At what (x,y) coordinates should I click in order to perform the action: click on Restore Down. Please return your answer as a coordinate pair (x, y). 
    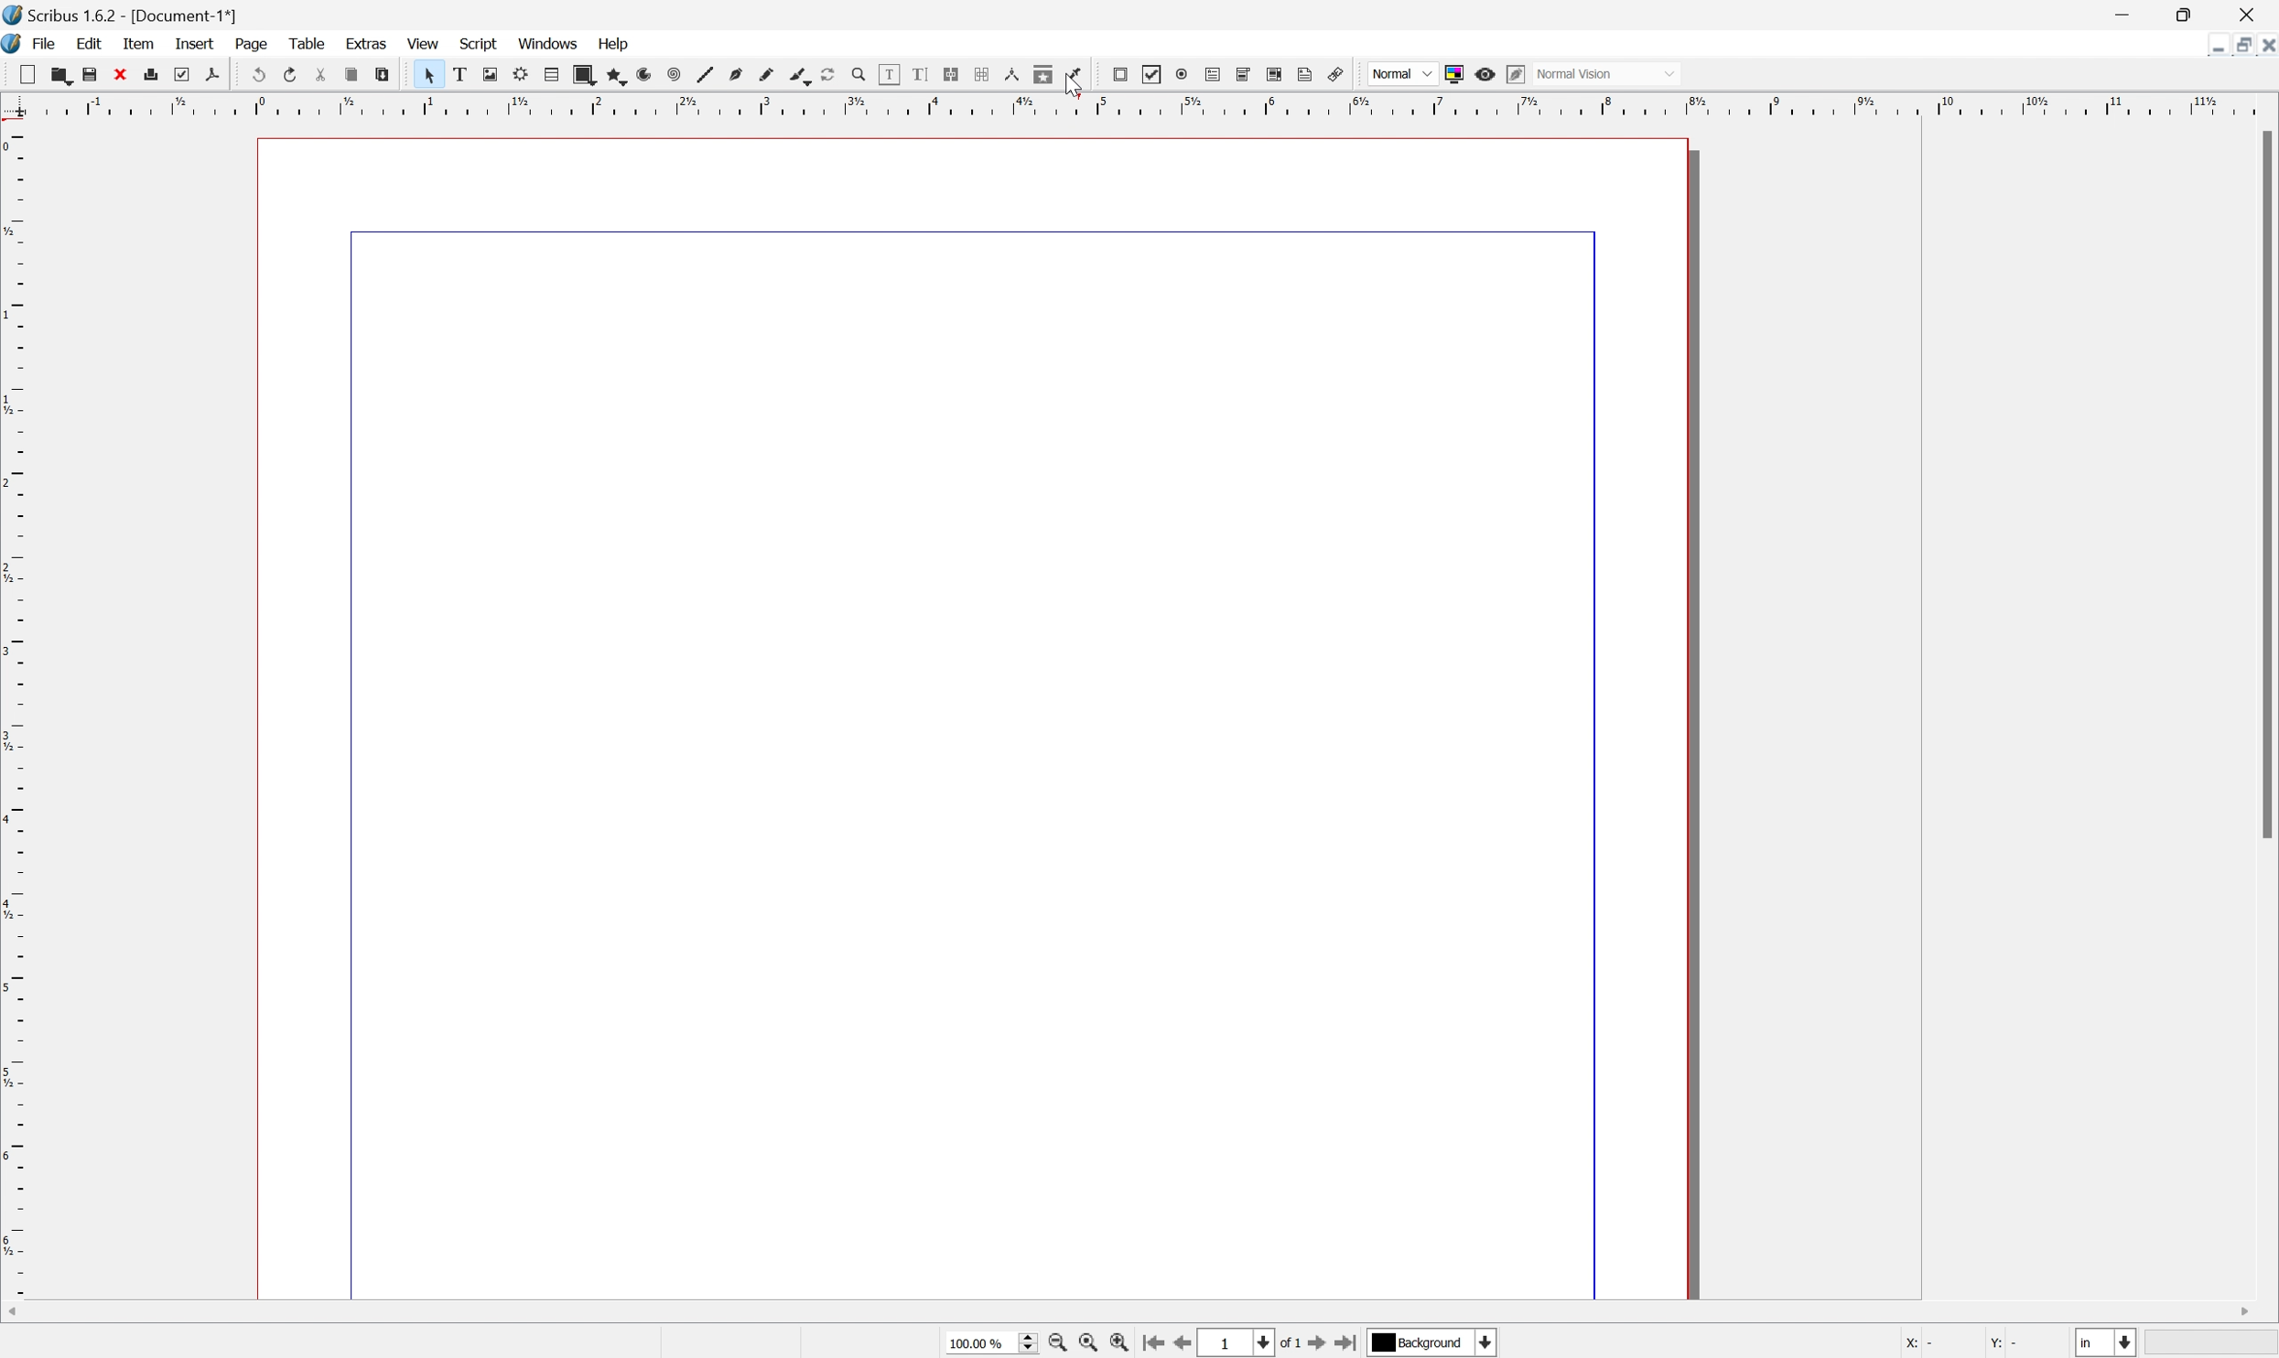
    Looking at the image, I should click on (2241, 47).